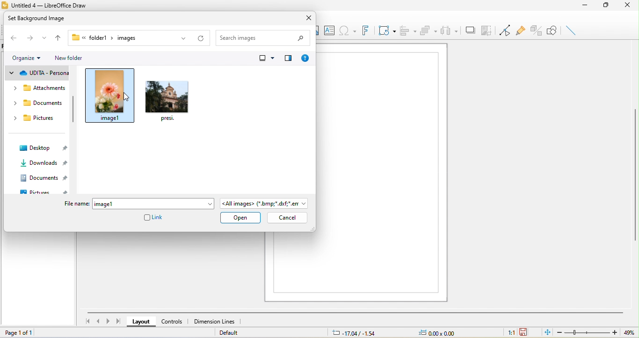 Image resolution: width=639 pixels, height=338 pixels. What do you see at coordinates (183, 39) in the screenshot?
I see `previous location` at bounding box center [183, 39].